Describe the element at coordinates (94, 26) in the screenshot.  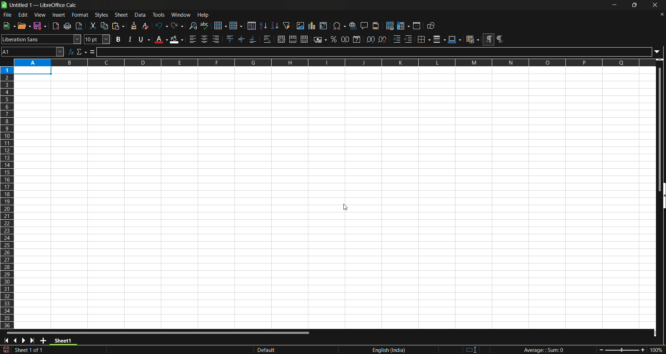
I see `cut` at that location.